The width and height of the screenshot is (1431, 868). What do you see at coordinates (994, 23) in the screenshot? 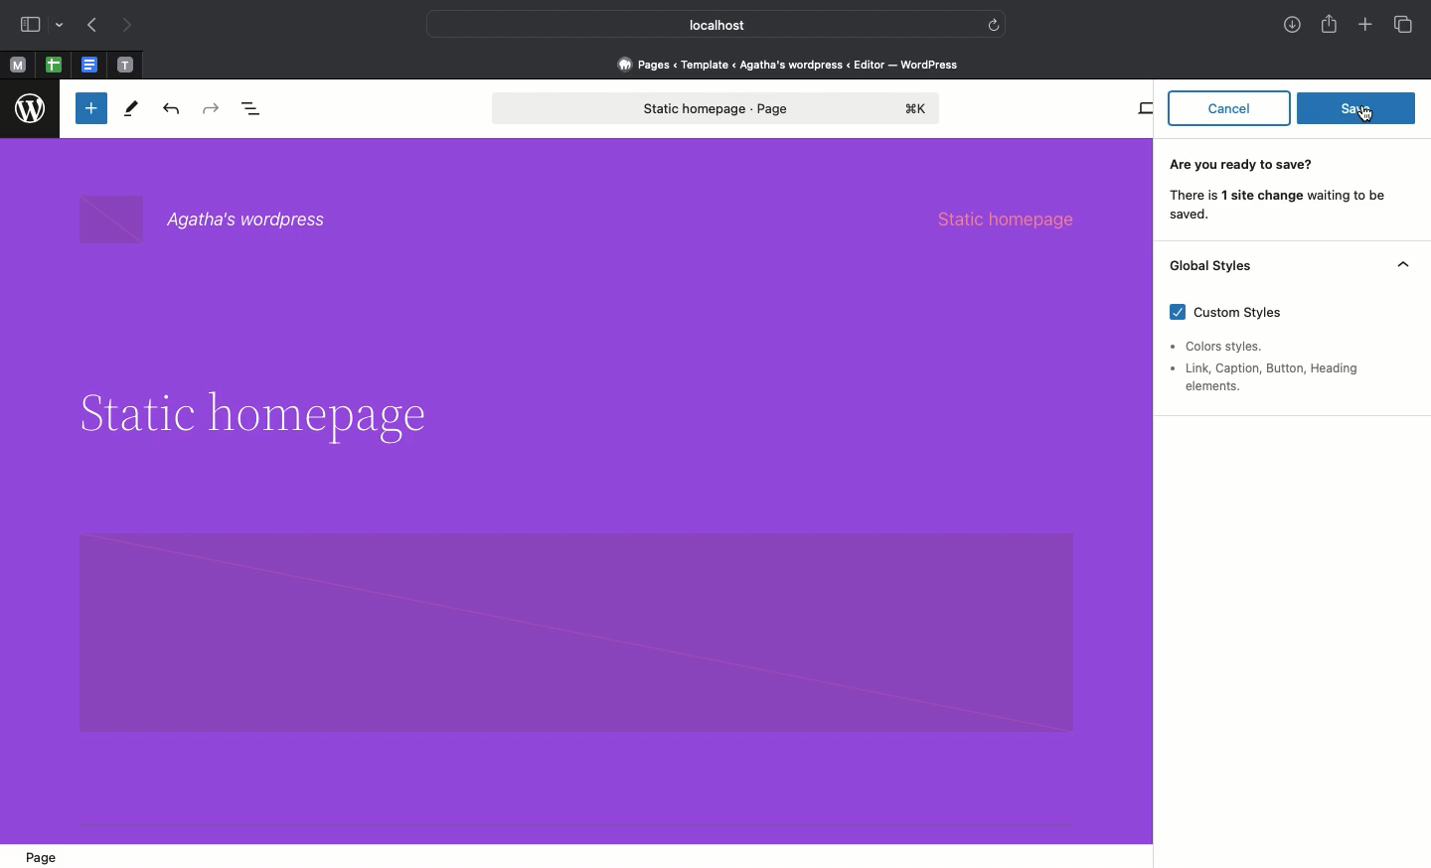
I see `refresh` at bounding box center [994, 23].